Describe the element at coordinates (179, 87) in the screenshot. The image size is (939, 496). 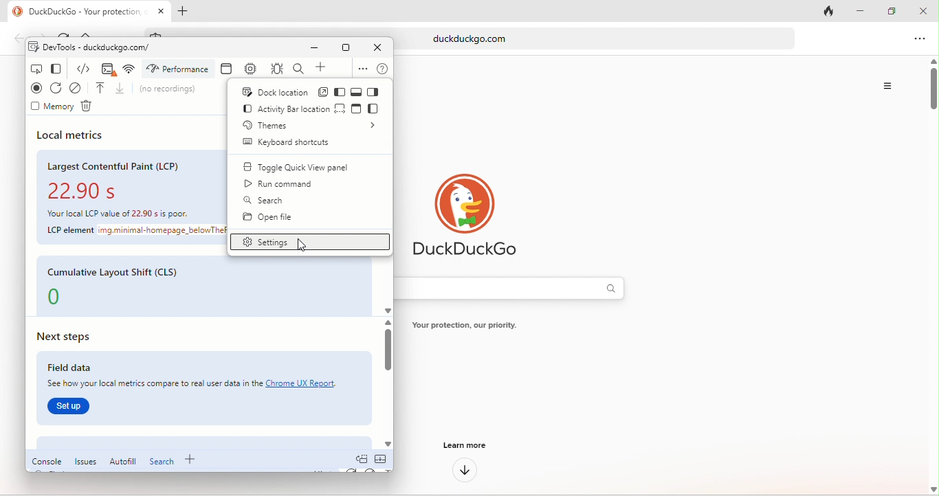
I see `no recordings` at that location.